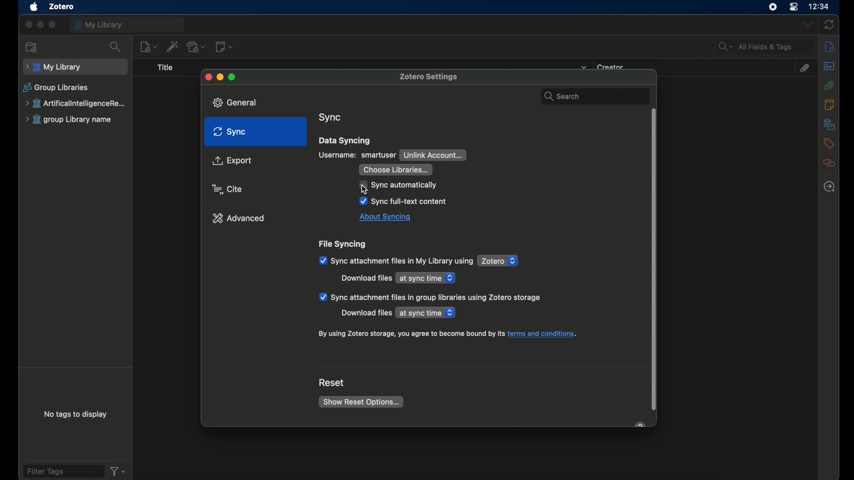 This screenshot has height=480, width=854. What do you see at coordinates (403, 202) in the screenshot?
I see `sync full-text content` at bounding box center [403, 202].